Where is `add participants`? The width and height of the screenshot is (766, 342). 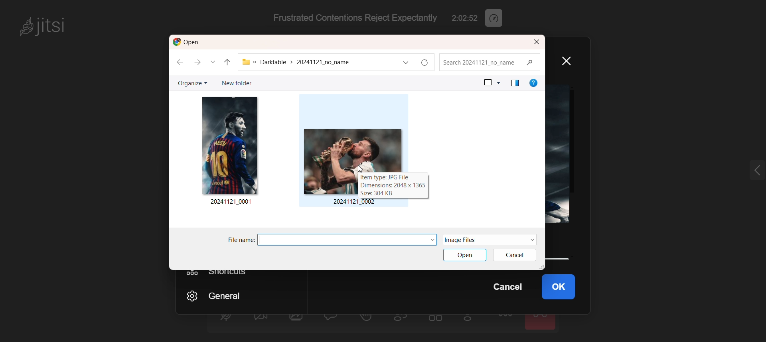 add participants is located at coordinates (470, 320).